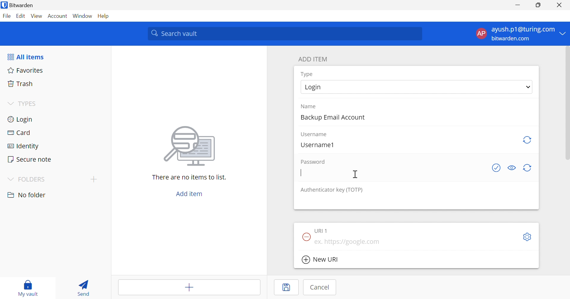 This screenshot has height=299, width=570. What do you see at coordinates (317, 145) in the screenshot?
I see `Username1` at bounding box center [317, 145].